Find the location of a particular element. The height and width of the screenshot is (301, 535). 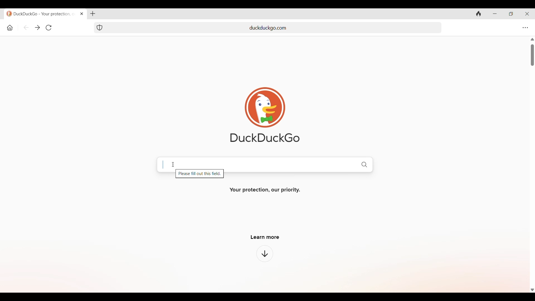

Quick slide to top is located at coordinates (532, 39).